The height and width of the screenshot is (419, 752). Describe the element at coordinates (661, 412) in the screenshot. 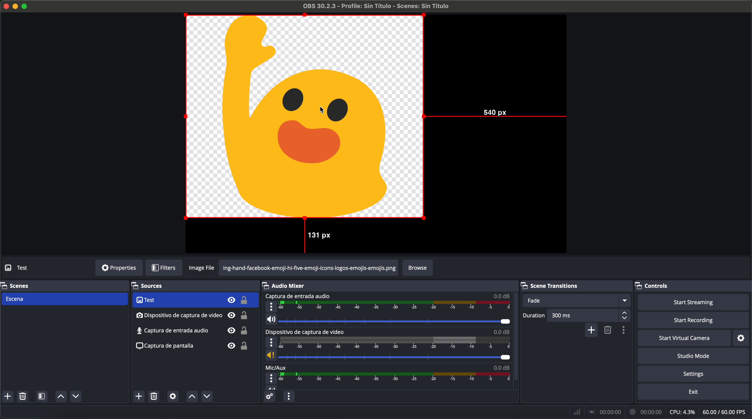

I see `data` at that location.